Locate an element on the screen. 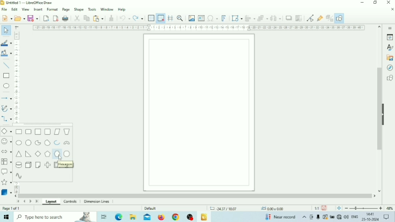 The image size is (395, 222). Close Document is located at coordinates (392, 9).